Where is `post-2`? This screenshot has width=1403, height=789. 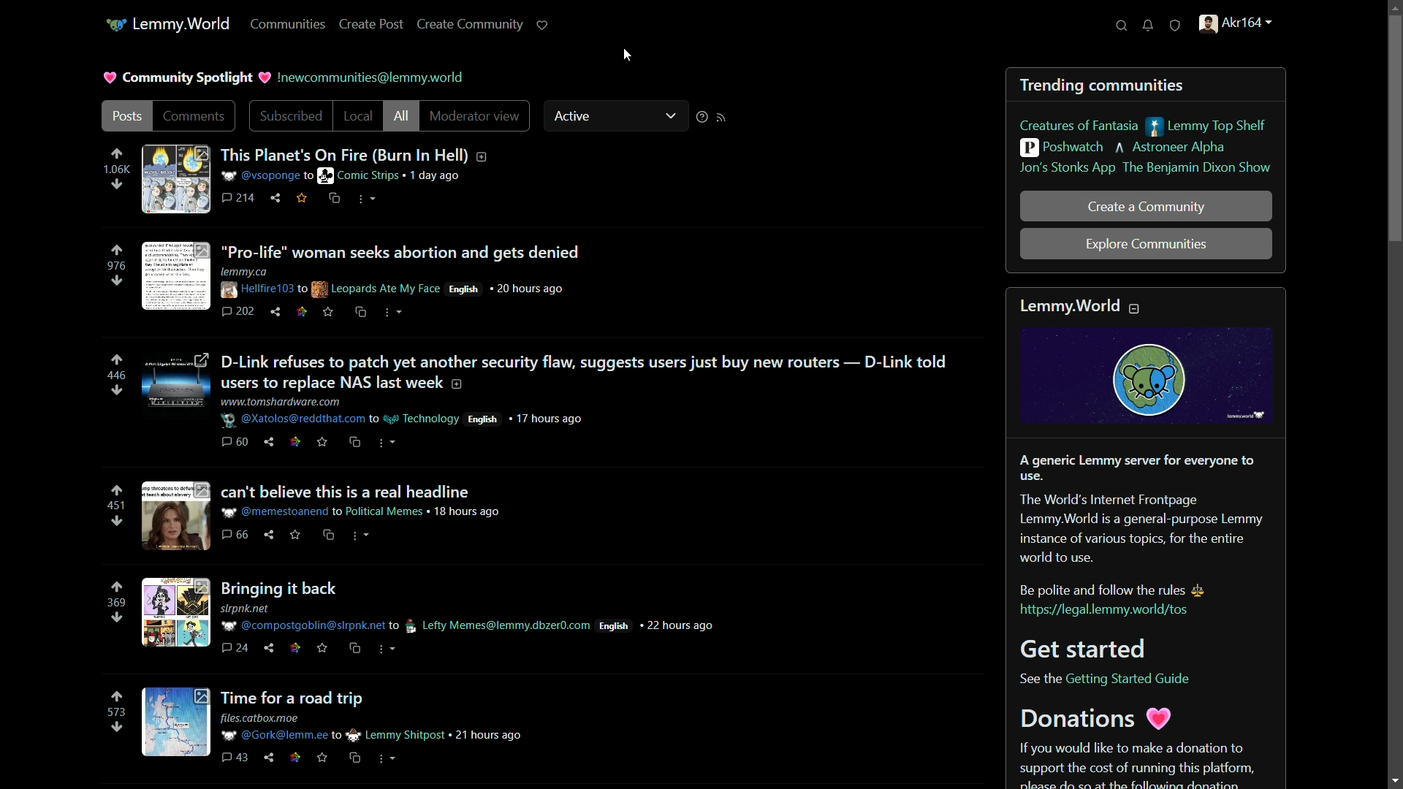
post-2 is located at coordinates (365, 278).